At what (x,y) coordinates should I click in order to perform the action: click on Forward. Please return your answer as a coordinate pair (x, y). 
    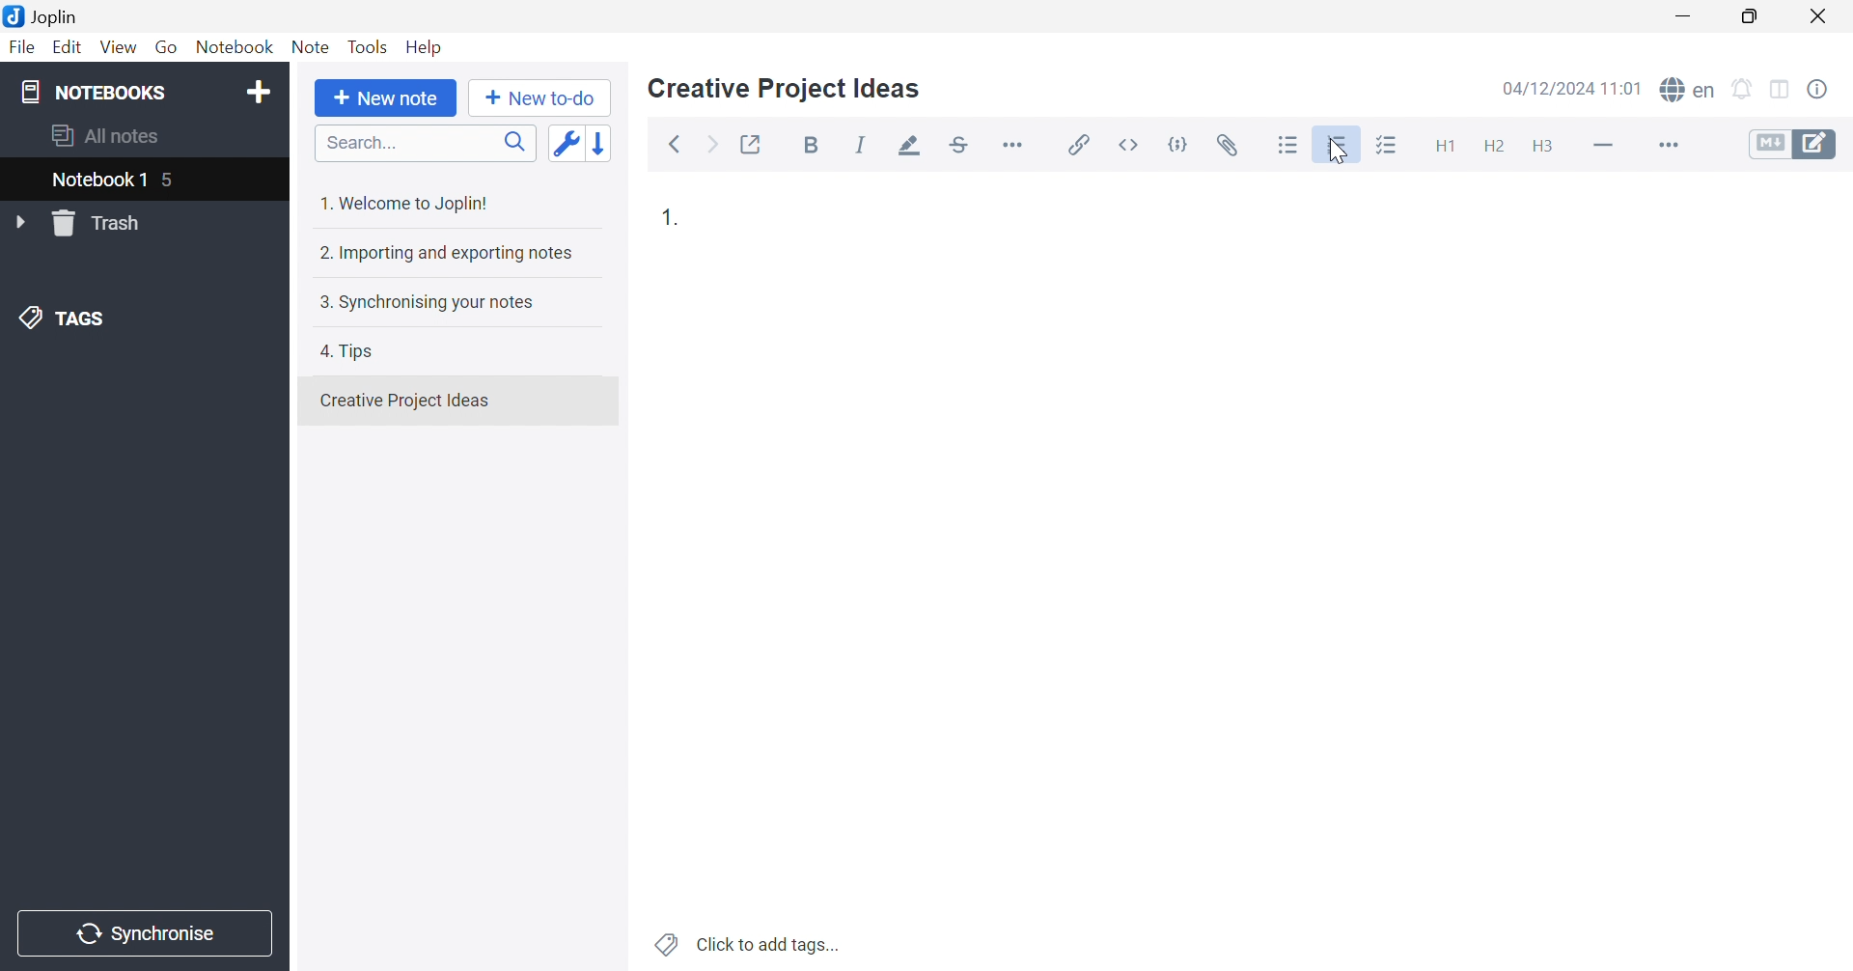
    Looking at the image, I should click on (710, 148).